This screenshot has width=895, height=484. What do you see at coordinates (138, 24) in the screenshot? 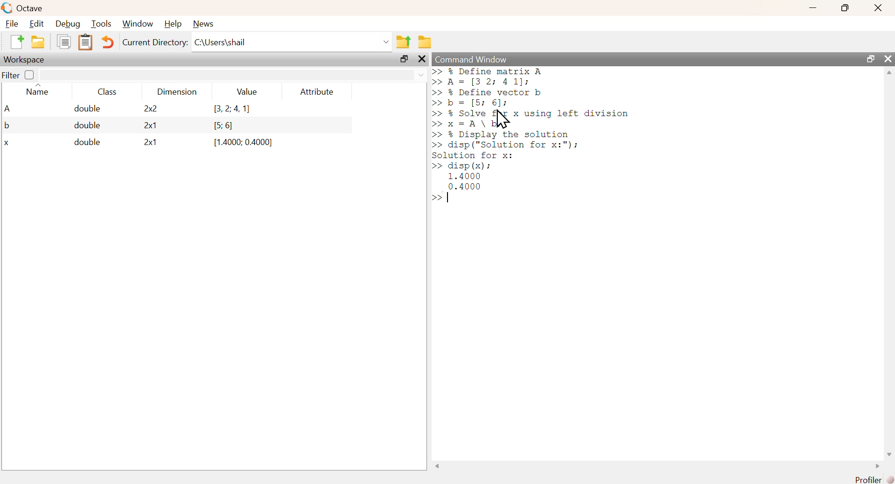
I see `window` at bounding box center [138, 24].